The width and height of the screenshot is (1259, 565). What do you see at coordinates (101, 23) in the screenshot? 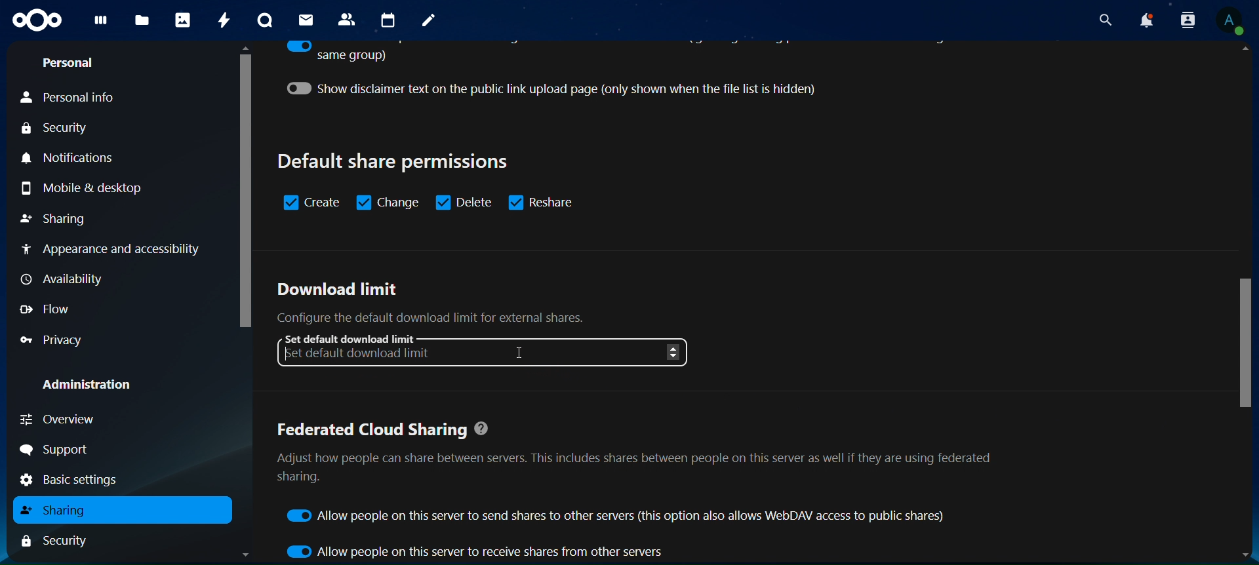
I see `dashboard` at bounding box center [101, 23].